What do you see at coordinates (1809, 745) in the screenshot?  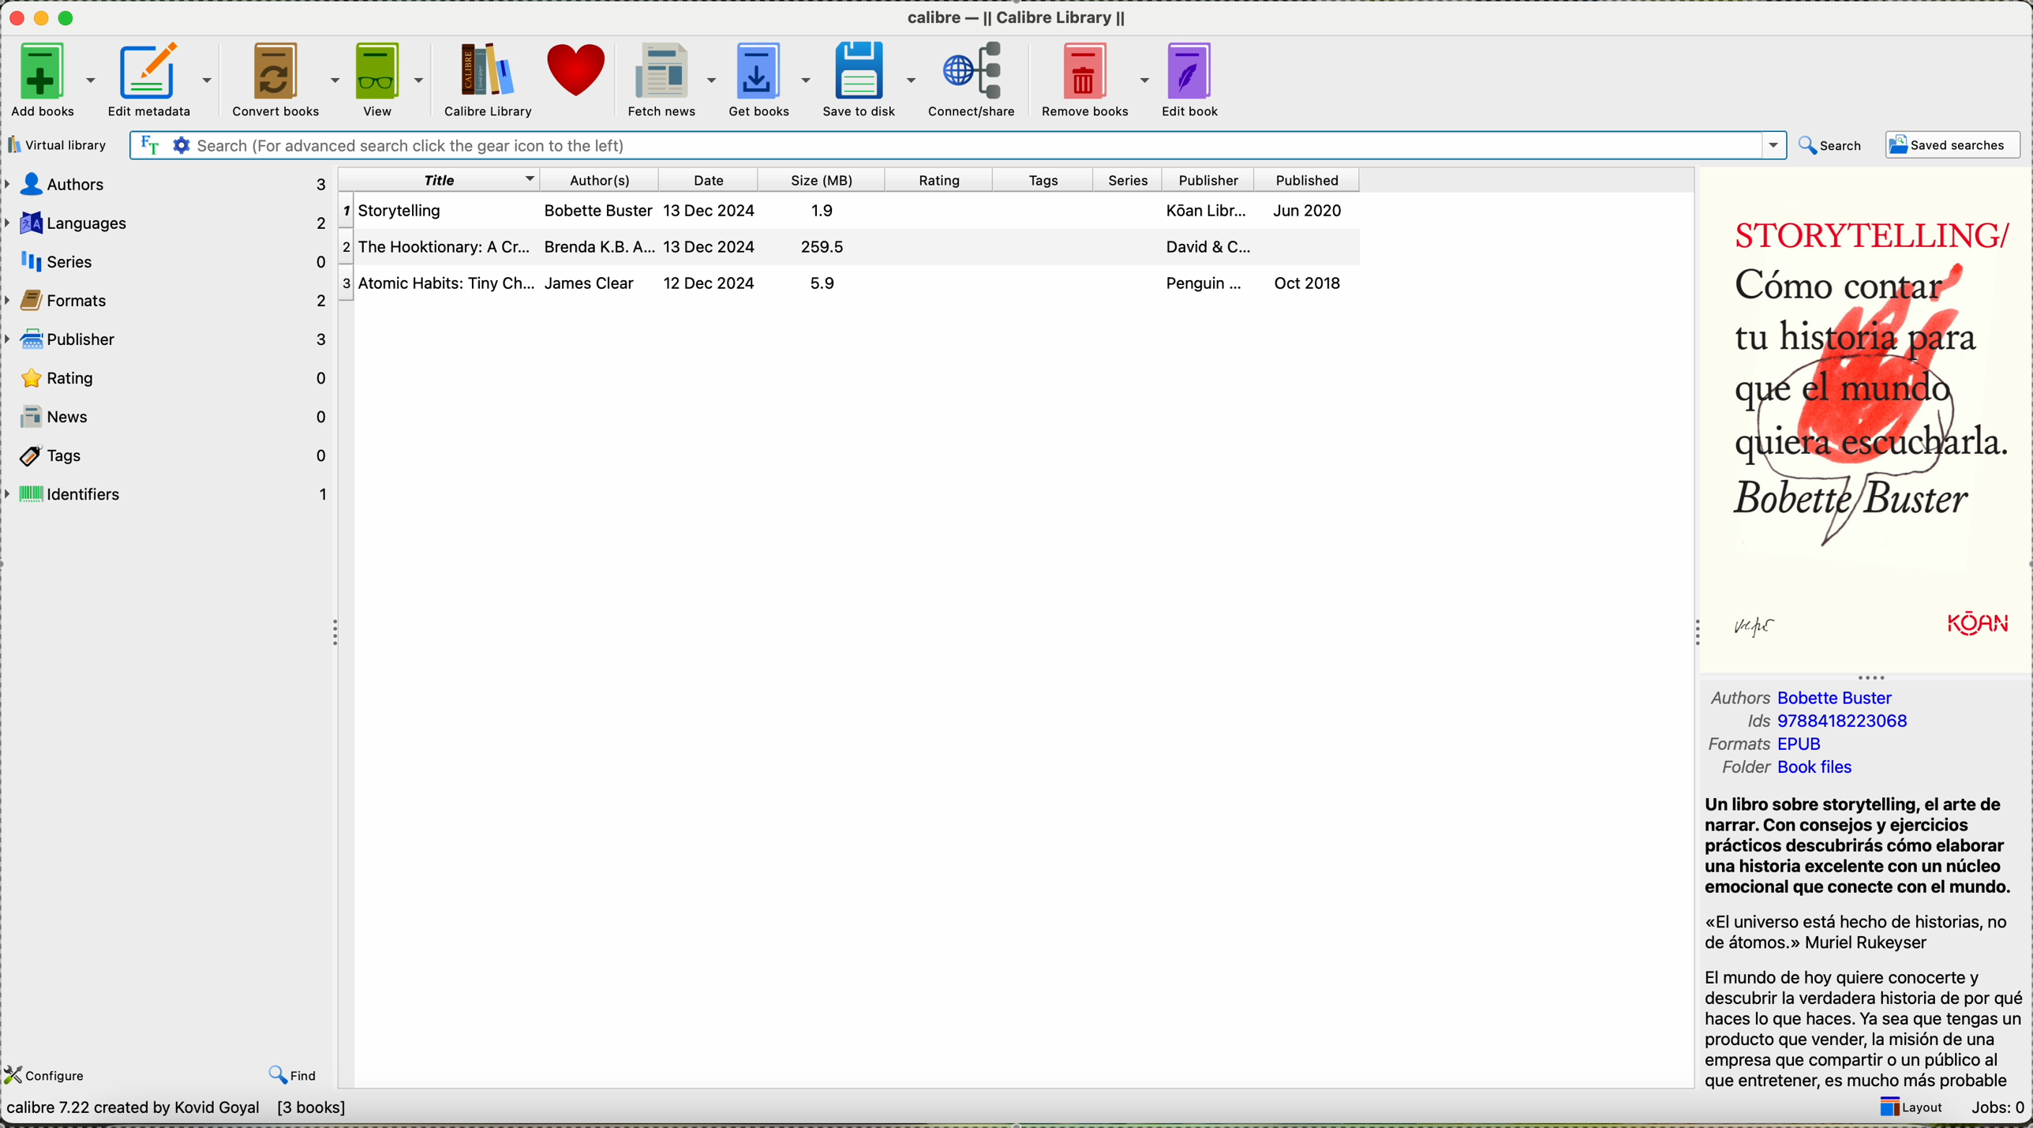 I see `EPUB` at bounding box center [1809, 745].